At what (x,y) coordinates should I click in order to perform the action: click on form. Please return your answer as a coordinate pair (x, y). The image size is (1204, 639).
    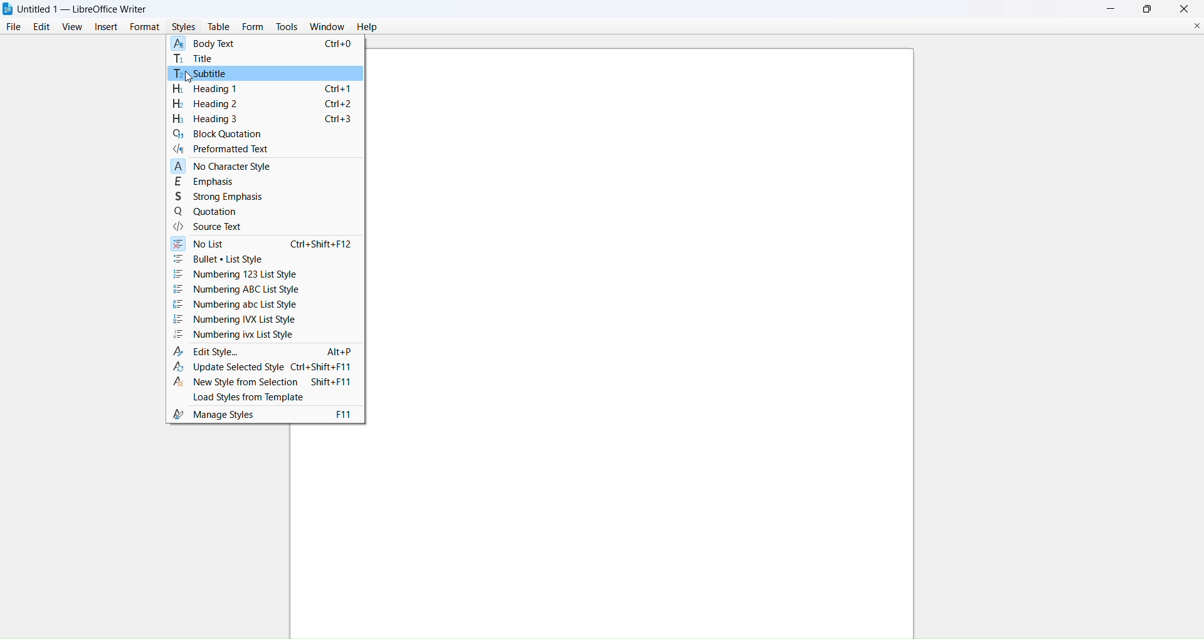
    Looking at the image, I should click on (254, 26).